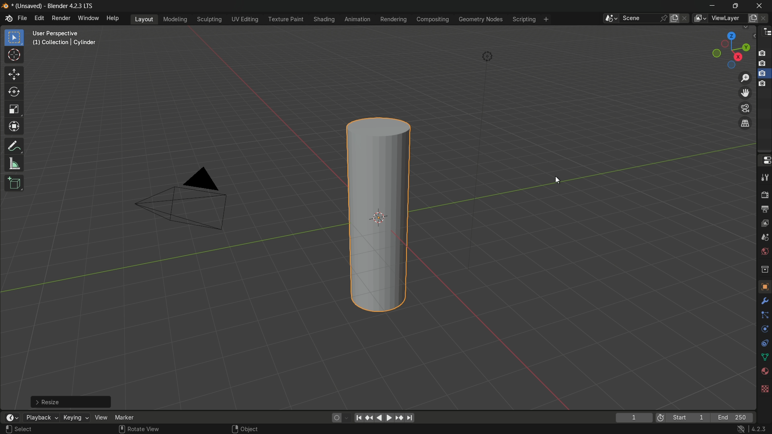  Describe the element at coordinates (244, 19) in the screenshot. I see `uv editing` at that location.